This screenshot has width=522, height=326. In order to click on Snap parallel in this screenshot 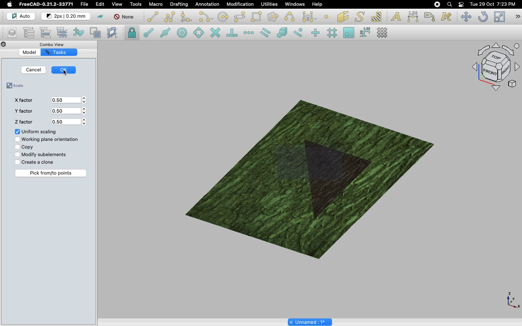, I will do `click(265, 33)`.